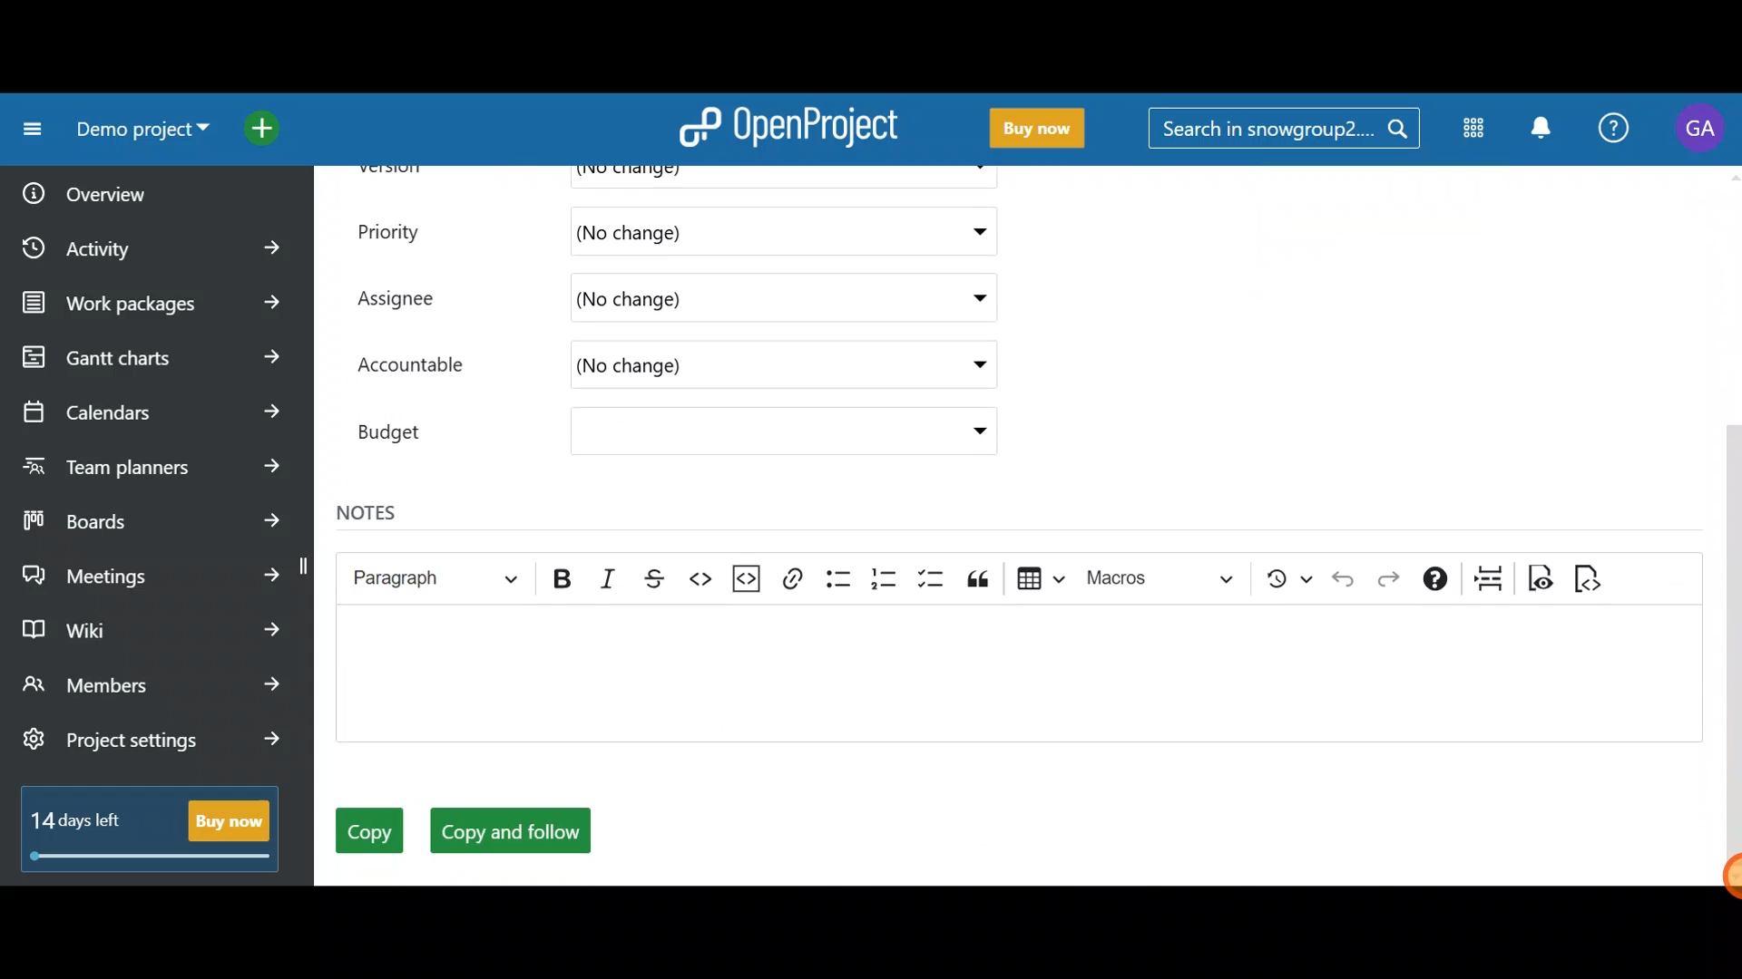 This screenshot has width=1742, height=979. What do you see at coordinates (156, 303) in the screenshot?
I see `Work packages` at bounding box center [156, 303].